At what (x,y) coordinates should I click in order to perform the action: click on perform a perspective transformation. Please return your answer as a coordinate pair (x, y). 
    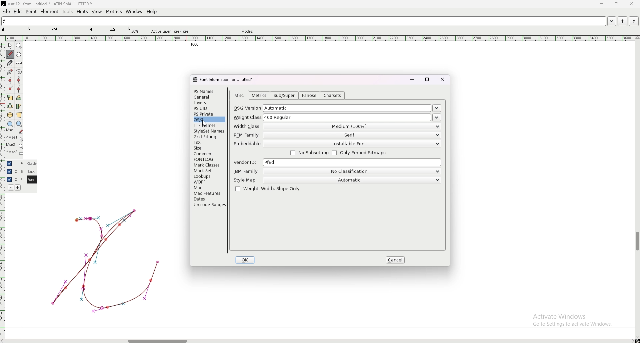
    Looking at the image, I should click on (19, 115).